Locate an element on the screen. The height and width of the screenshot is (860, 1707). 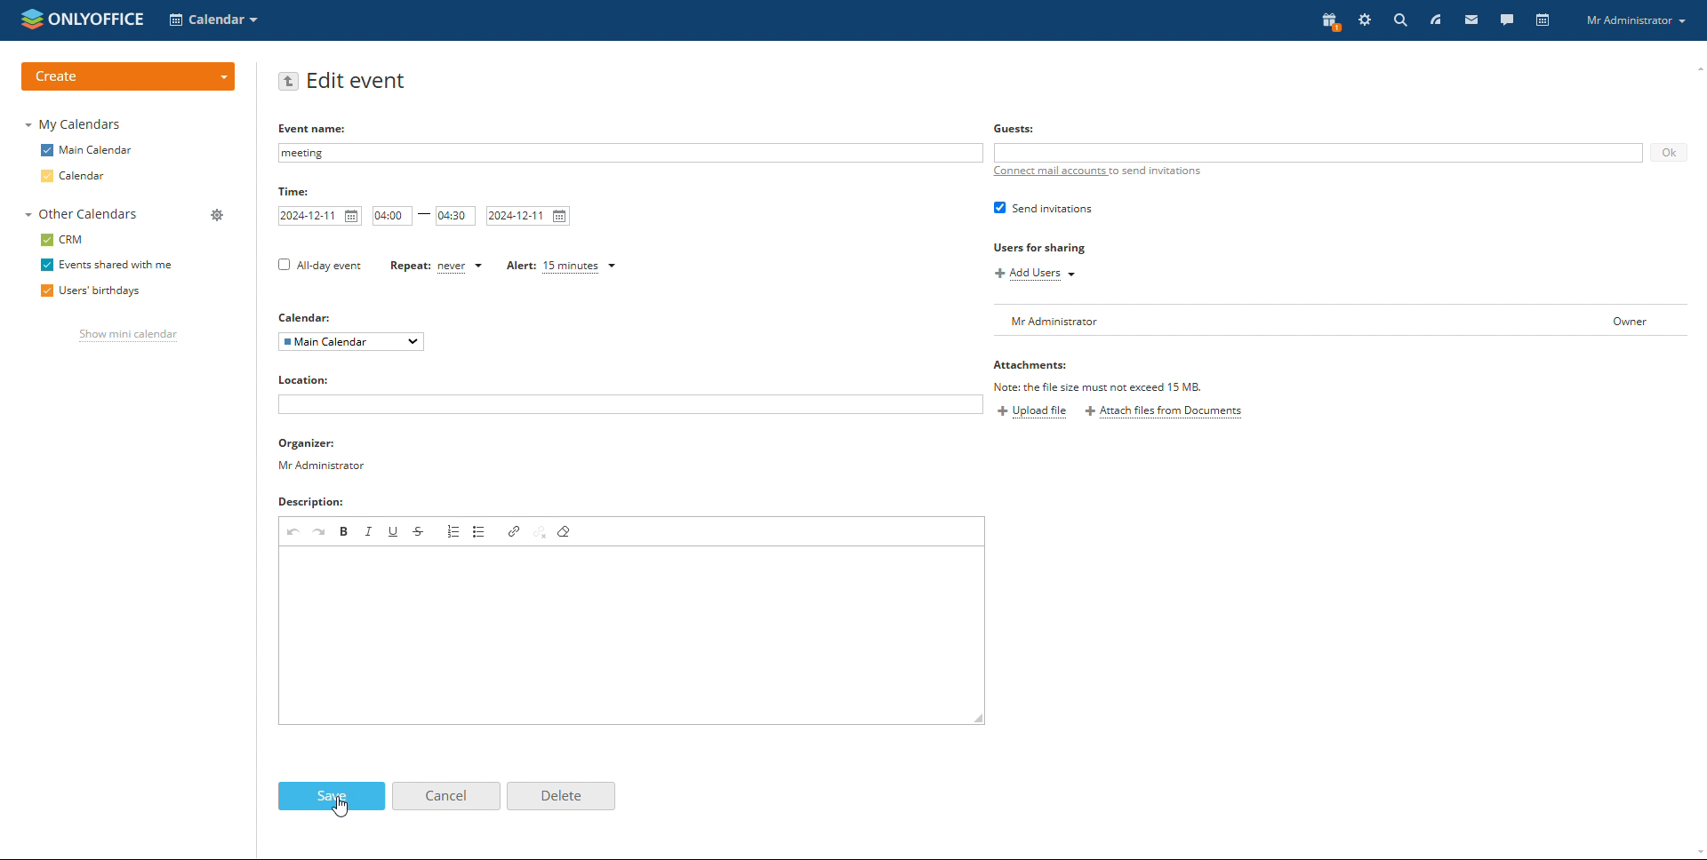
connect mail accounts is located at coordinates (1101, 172).